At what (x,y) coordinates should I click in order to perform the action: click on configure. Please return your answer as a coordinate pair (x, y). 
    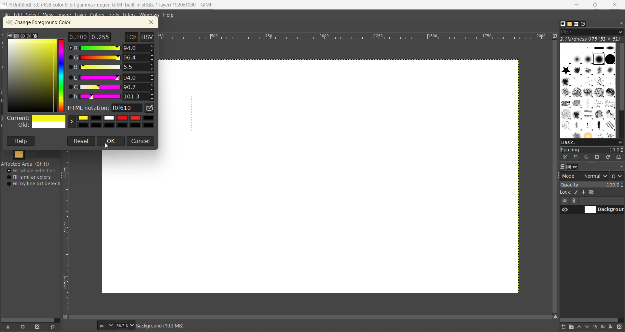
    Looking at the image, I should click on (620, 25).